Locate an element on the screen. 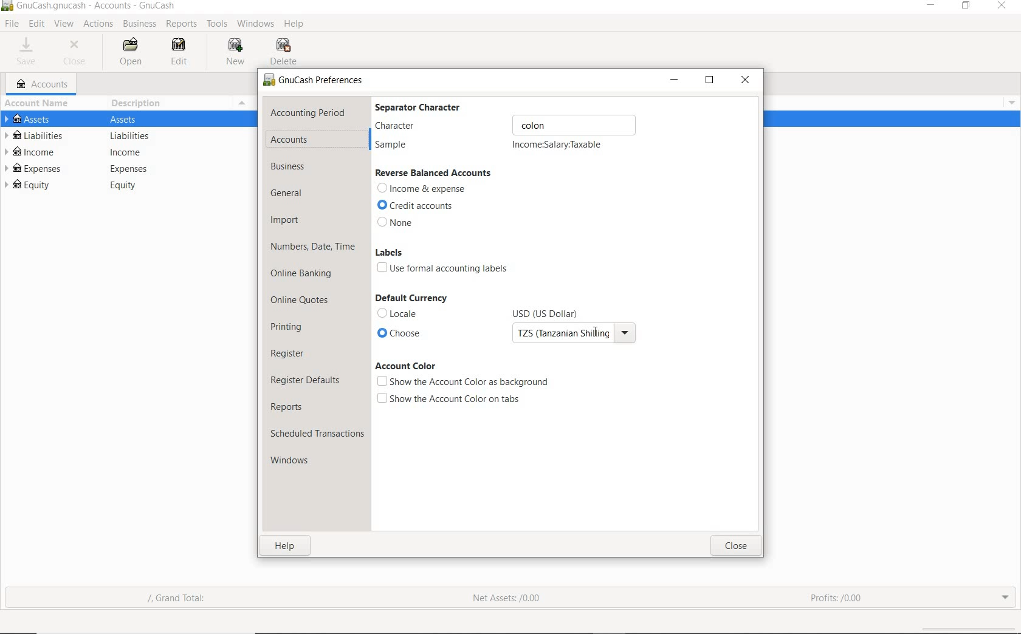 Image resolution: width=1021 pixels, height=634 pixels. ASSETS is located at coordinates (31, 119).